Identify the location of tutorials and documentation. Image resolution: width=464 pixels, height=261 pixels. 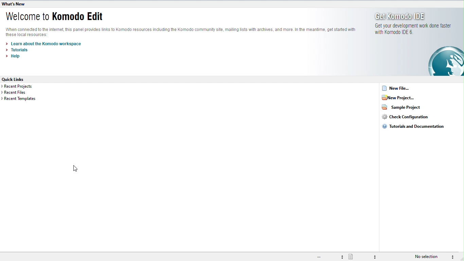
(413, 127).